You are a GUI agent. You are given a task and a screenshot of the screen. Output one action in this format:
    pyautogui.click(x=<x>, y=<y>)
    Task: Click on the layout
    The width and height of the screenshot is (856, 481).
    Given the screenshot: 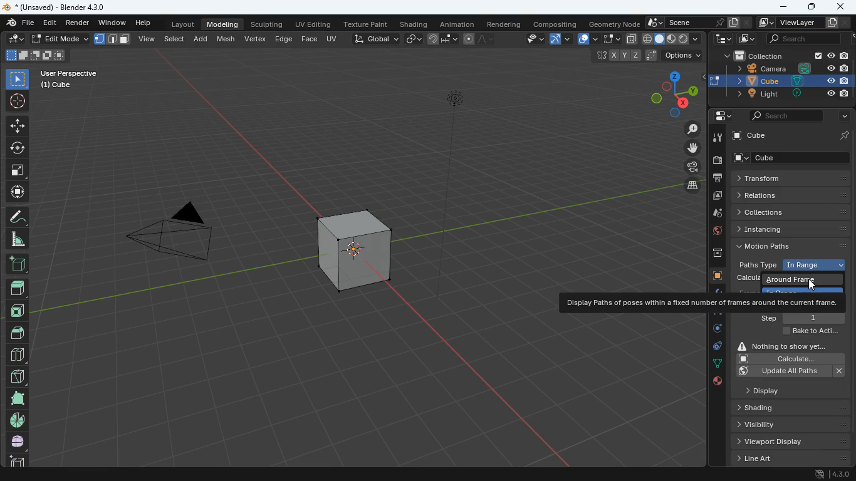 What is the action you would take?
    pyautogui.click(x=673, y=39)
    